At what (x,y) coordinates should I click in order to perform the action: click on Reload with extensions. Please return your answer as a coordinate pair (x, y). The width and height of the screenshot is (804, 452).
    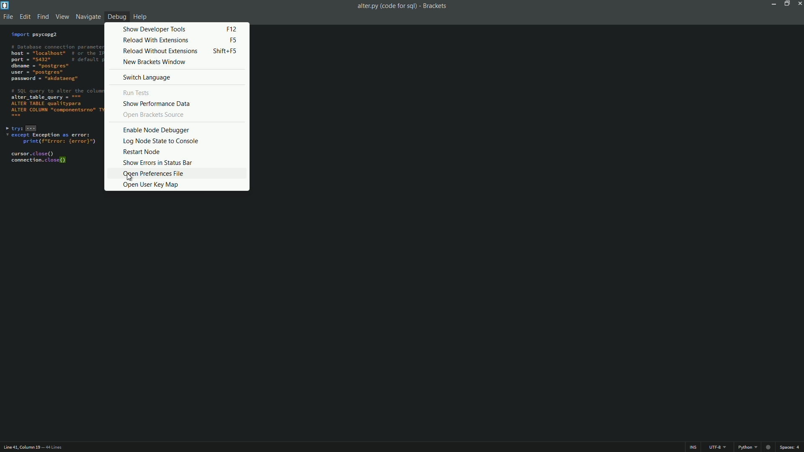
    Looking at the image, I should click on (173, 41).